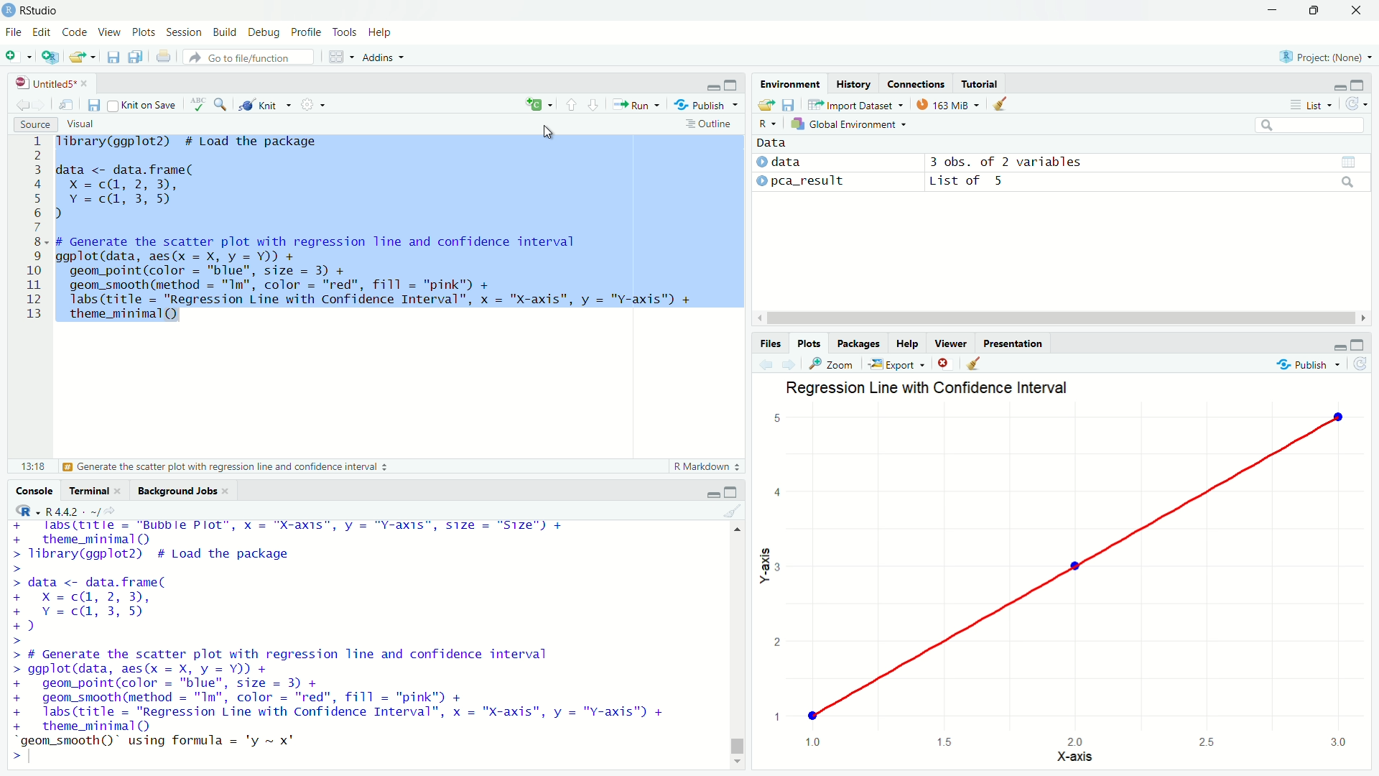  What do you see at coordinates (1309, 364) in the screenshot?
I see `Publish` at bounding box center [1309, 364].